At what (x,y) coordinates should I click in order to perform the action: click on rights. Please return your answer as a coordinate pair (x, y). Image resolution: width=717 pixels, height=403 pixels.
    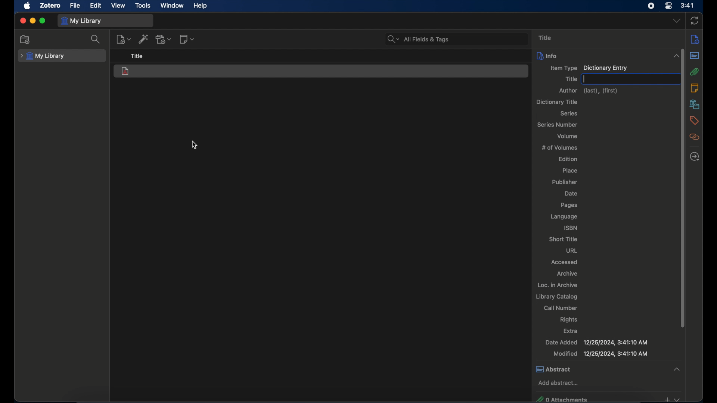
    Looking at the image, I should click on (569, 320).